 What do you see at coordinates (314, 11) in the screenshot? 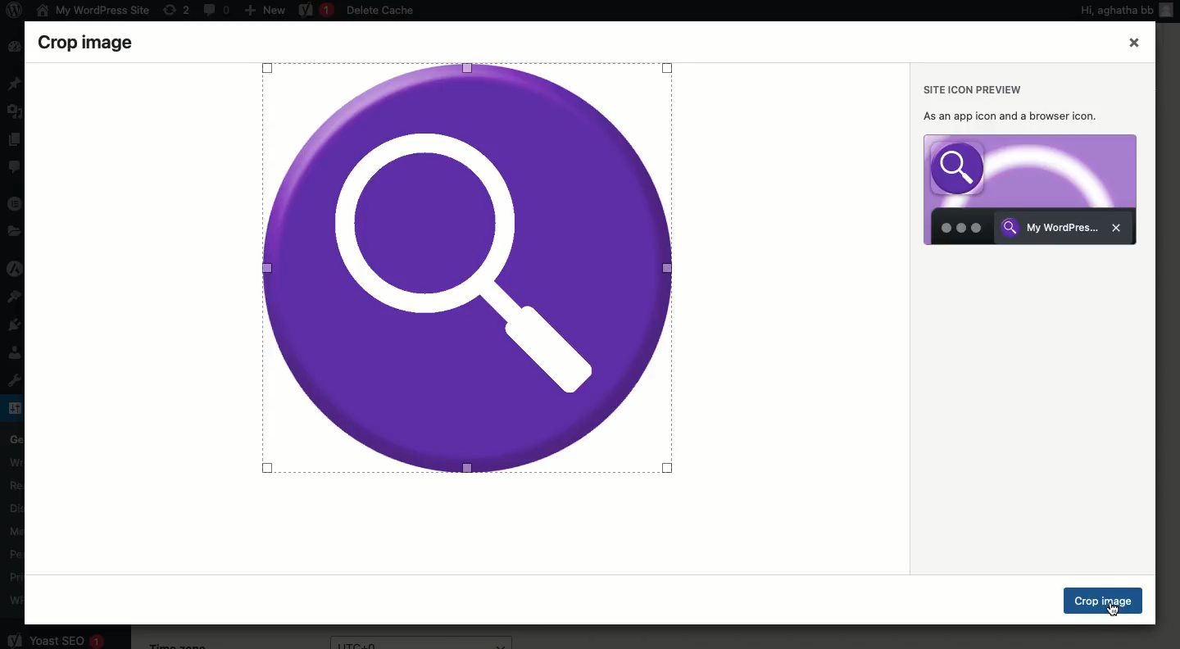
I see `Yoast 1` at bounding box center [314, 11].